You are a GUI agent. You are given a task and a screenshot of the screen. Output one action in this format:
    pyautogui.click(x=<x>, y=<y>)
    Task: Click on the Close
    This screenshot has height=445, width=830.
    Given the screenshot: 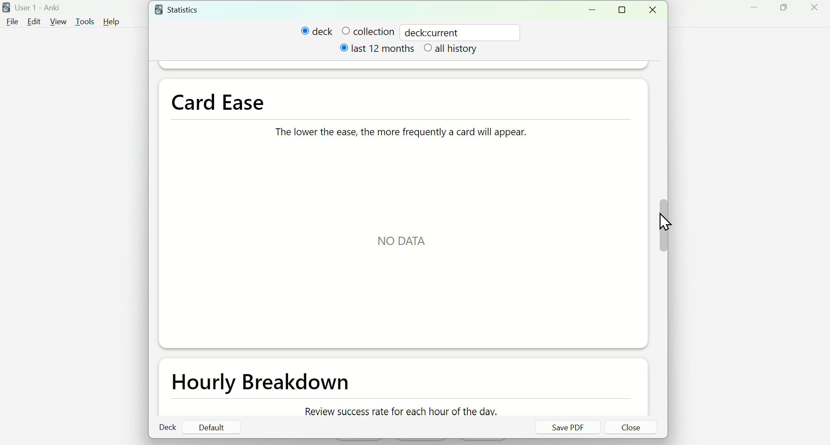 What is the action you would take?
    pyautogui.click(x=632, y=428)
    